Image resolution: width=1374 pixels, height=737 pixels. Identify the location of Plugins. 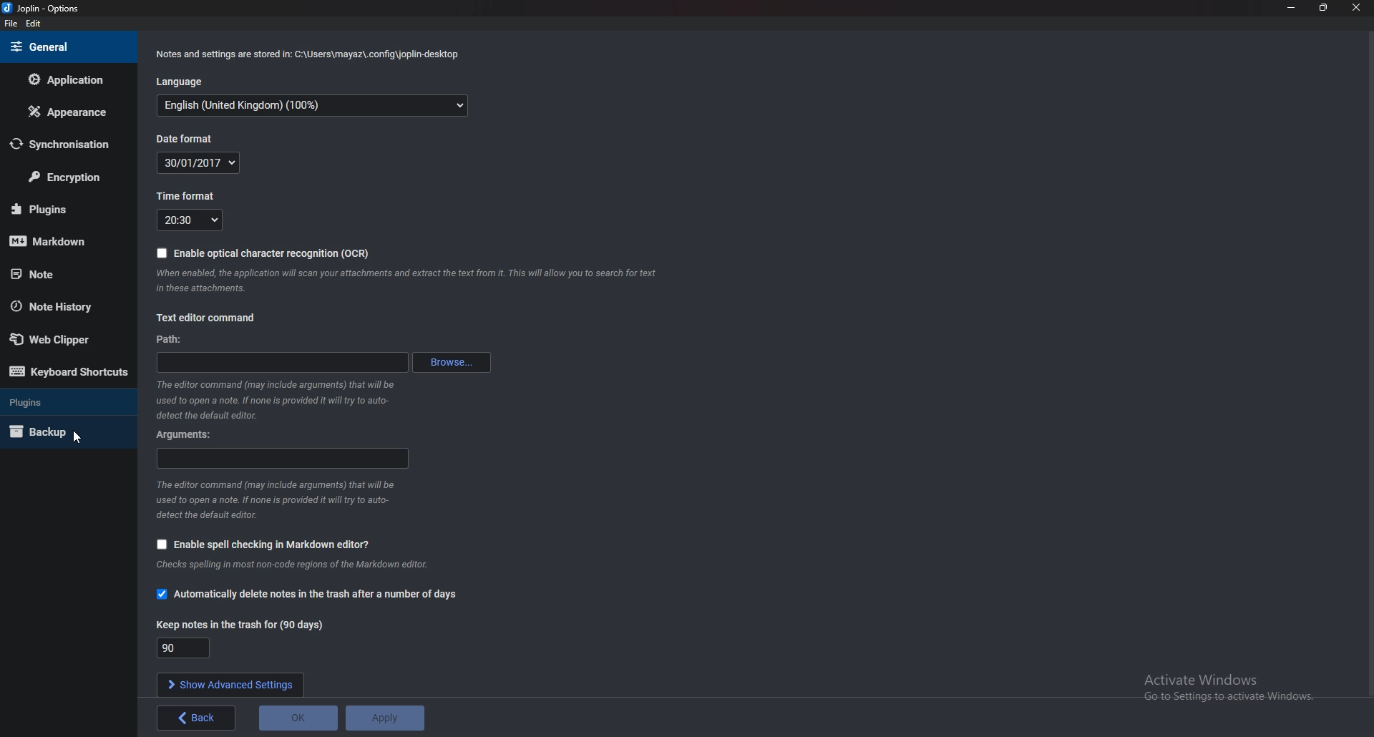
(59, 210).